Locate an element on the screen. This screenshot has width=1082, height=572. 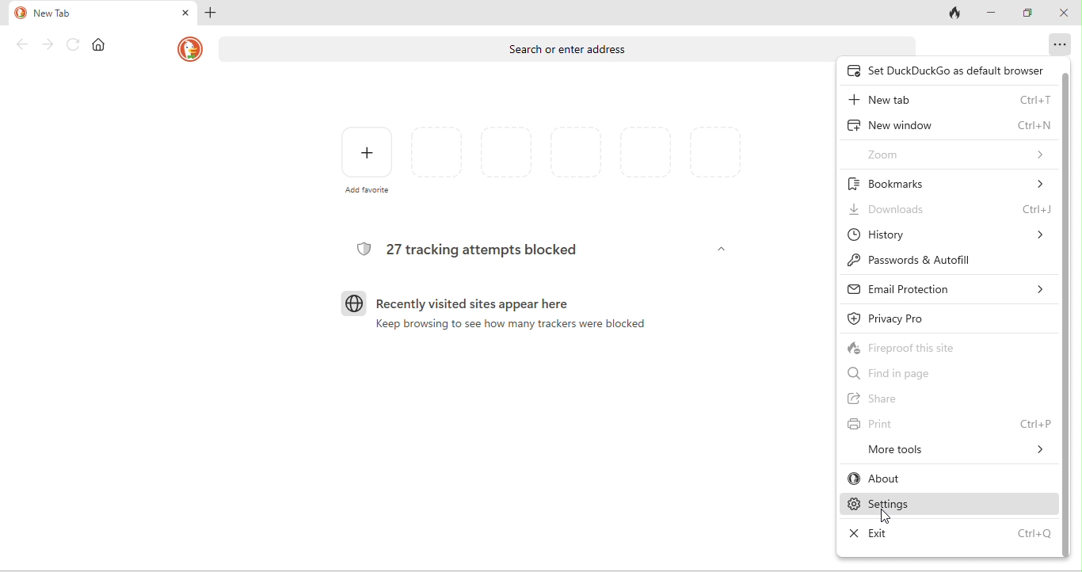
downloads is located at coordinates (951, 211).